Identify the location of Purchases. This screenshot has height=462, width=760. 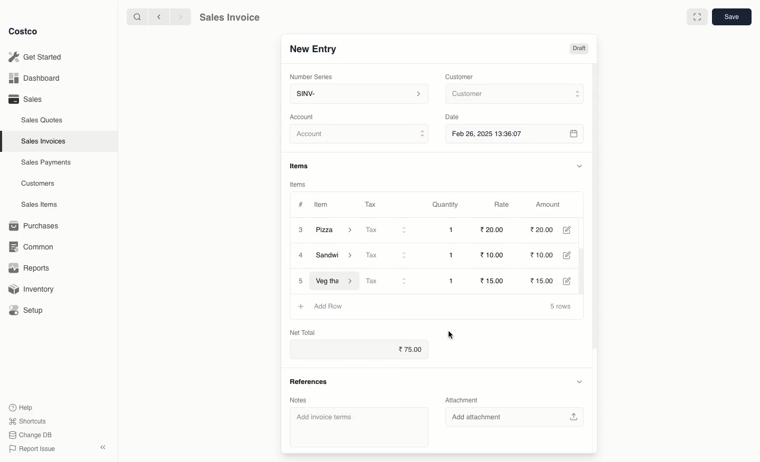
(36, 226).